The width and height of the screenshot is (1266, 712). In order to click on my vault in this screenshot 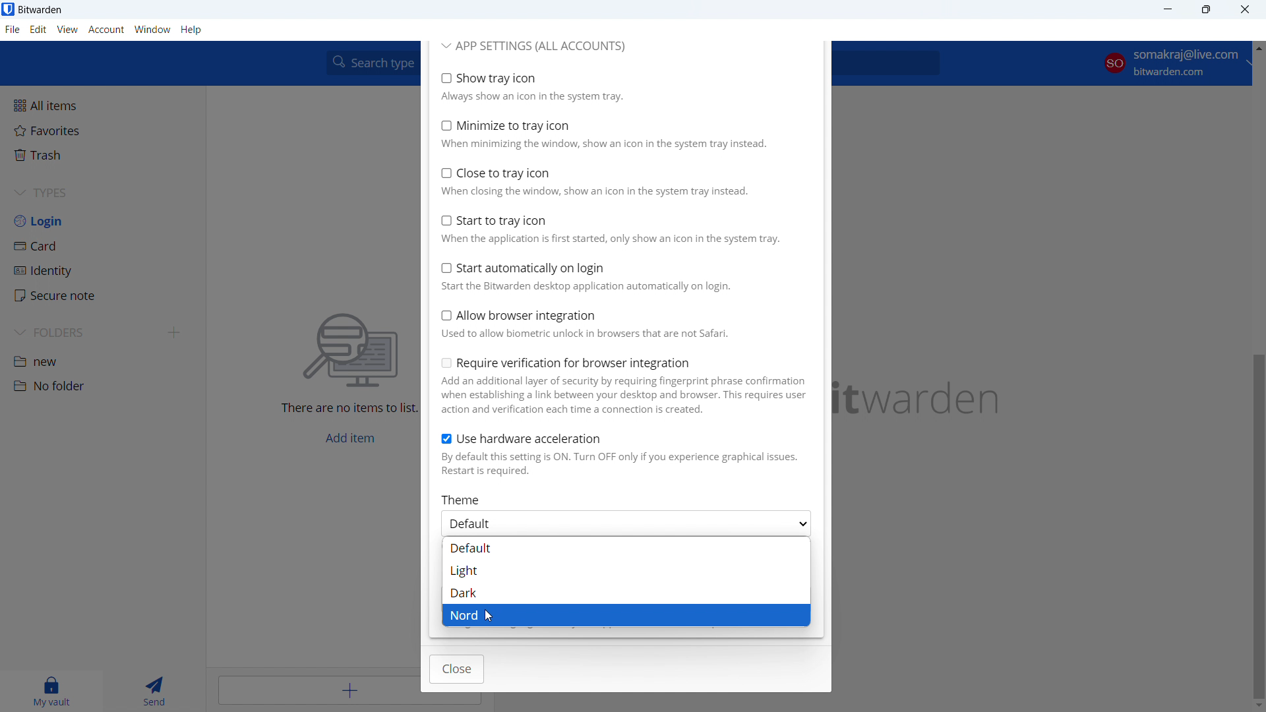, I will do `click(50, 692)`.